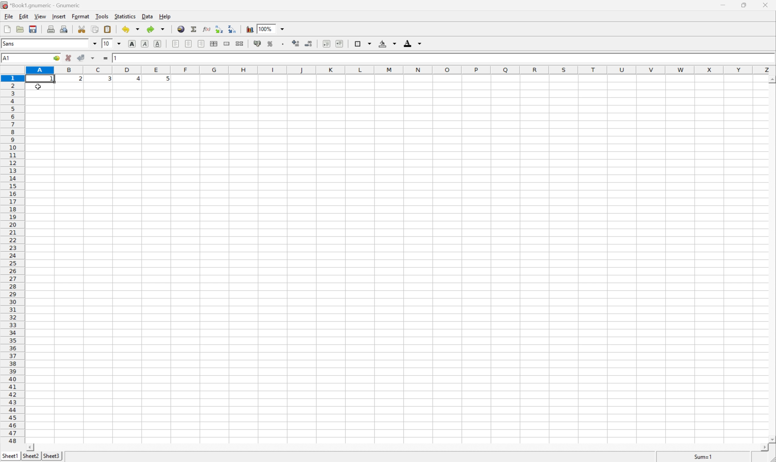  Describe the element at coordinates (414, 44) in the screenshot. I see `foreground` at that location.